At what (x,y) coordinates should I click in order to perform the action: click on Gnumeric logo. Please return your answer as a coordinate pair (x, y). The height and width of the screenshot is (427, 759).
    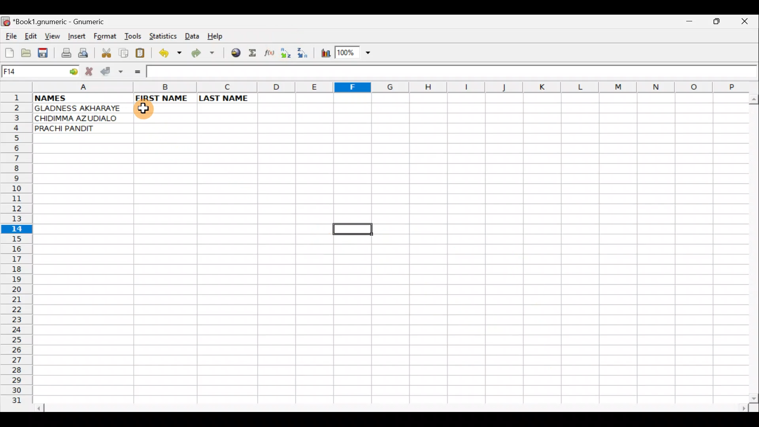
    Looking at the image, I should click on (6, 22).